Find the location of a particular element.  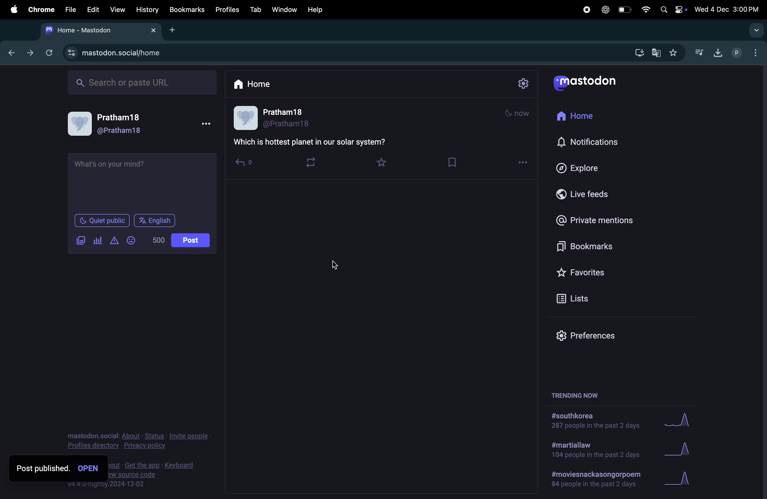

translate is located at coordinates (656, 52).